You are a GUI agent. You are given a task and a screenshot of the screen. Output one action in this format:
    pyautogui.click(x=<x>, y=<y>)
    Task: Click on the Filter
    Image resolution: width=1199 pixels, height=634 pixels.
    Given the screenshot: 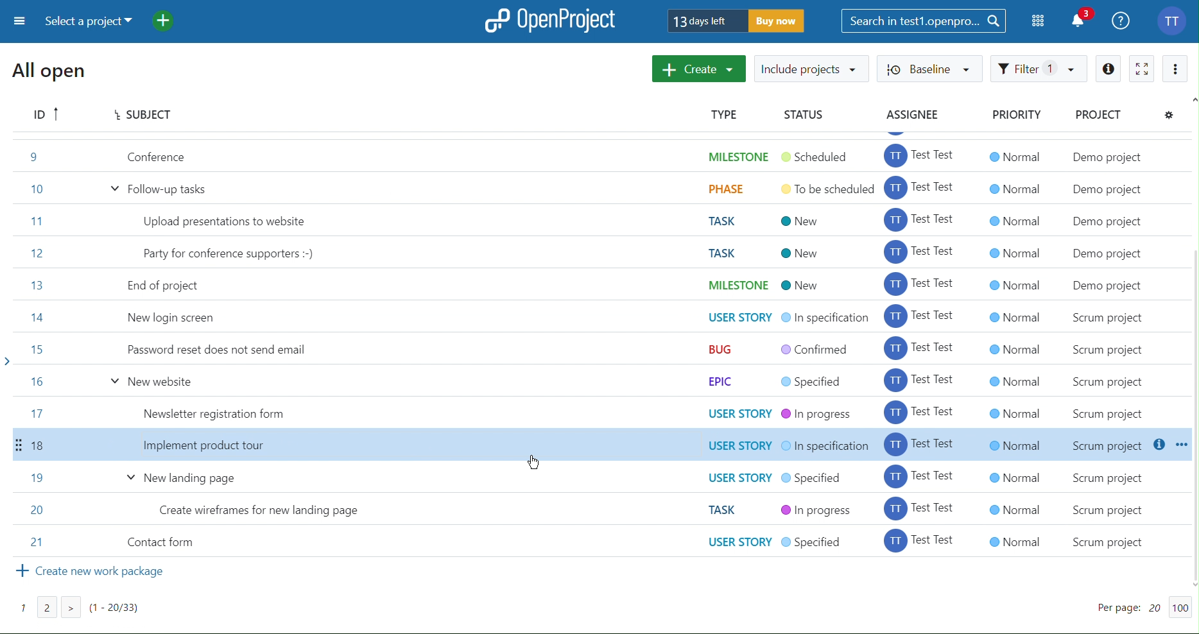 What is the action you would take?
    pyautogui.click(x=1040, y=69)
    